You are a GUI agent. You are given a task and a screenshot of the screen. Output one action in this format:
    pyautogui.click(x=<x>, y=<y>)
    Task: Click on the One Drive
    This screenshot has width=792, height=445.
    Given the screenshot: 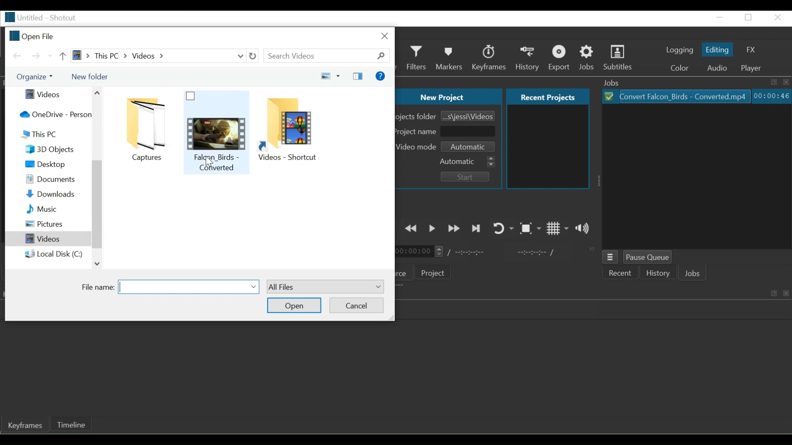 What is the action you would take?
    pyautogui.click(x=53, y=113)
    